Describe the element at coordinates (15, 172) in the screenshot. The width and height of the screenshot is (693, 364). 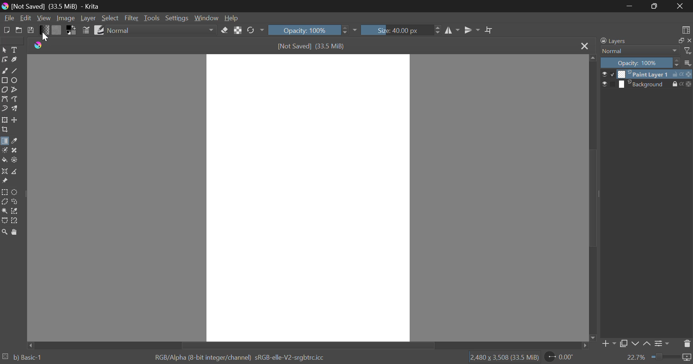
I see `Measurement` at that location.